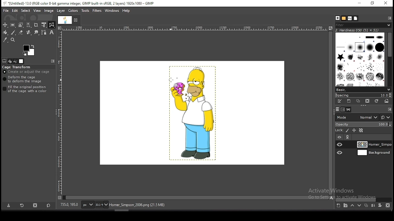 The width and height of the screenshot is (394, 221). I want to click on eraser tool, so click(21, 33).